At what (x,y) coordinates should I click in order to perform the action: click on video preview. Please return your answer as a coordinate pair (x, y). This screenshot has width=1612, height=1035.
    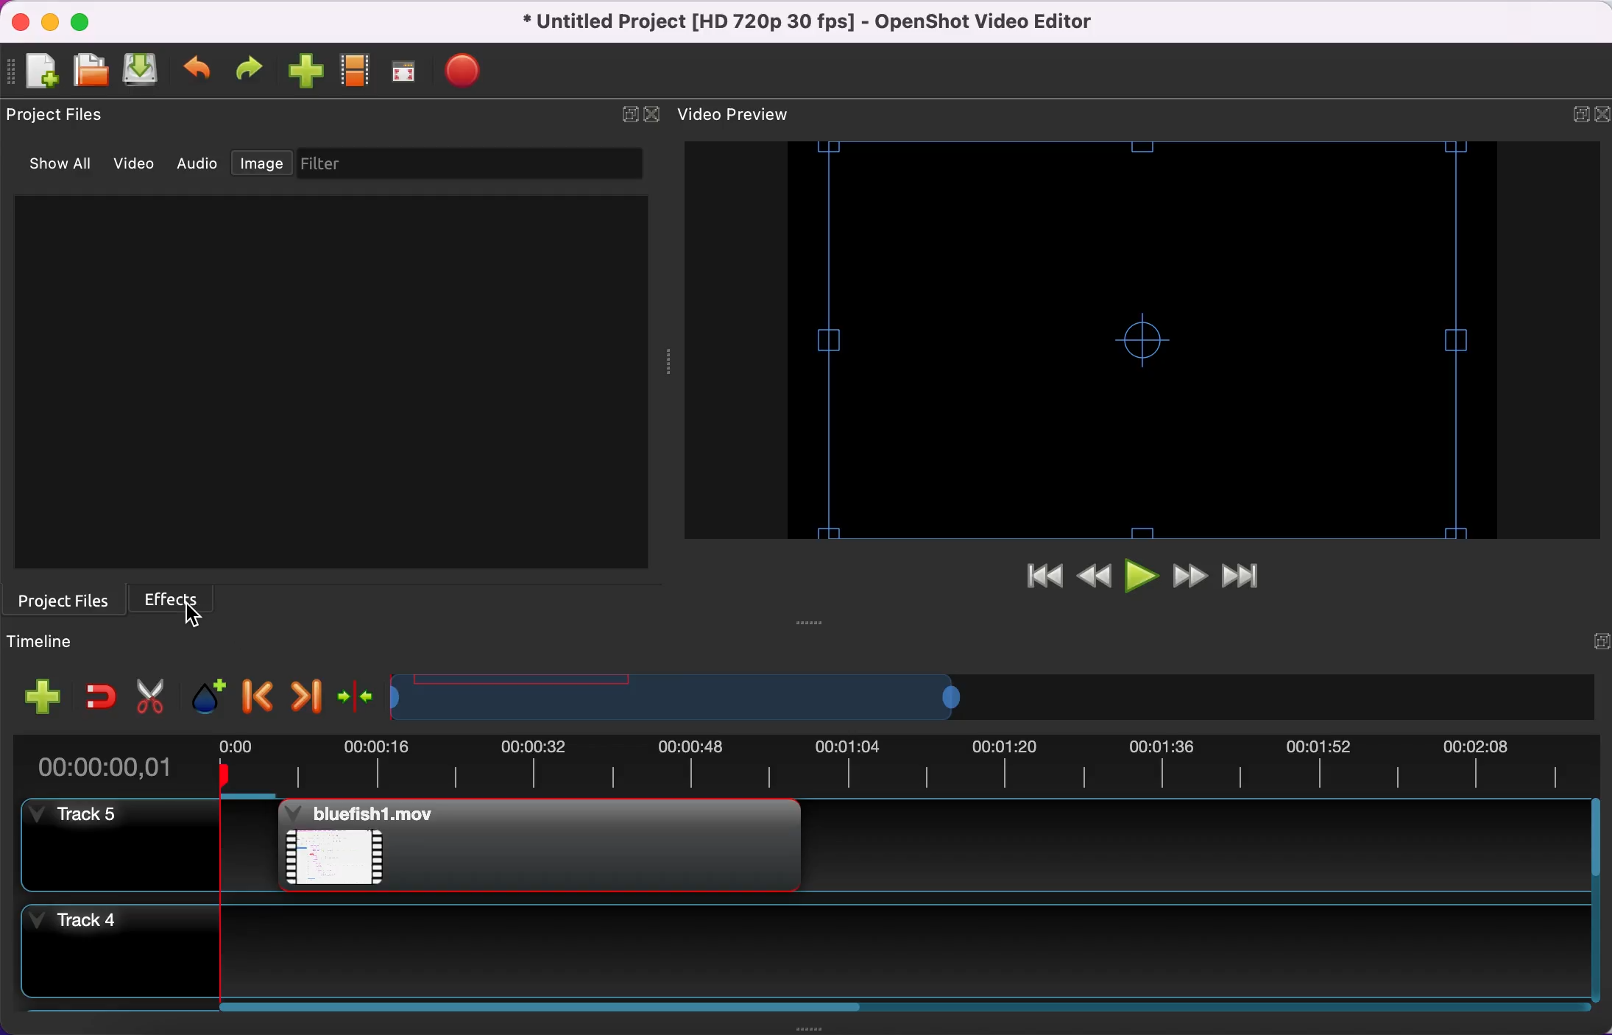
    Looking at the image, I should click on (745, 115).